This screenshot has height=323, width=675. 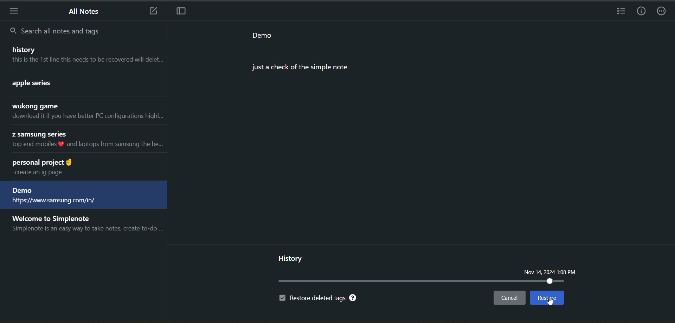 What do you see at coordinates (291, 258) in the screenshot?
I see `history` at bounding box center [291, 258].